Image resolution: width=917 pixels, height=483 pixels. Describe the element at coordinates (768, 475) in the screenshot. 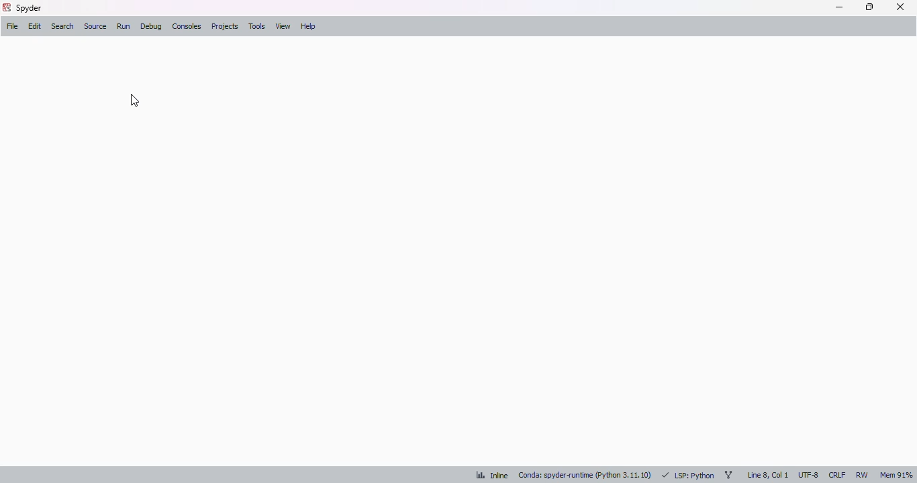

I see `line 8, col 1` at that location.